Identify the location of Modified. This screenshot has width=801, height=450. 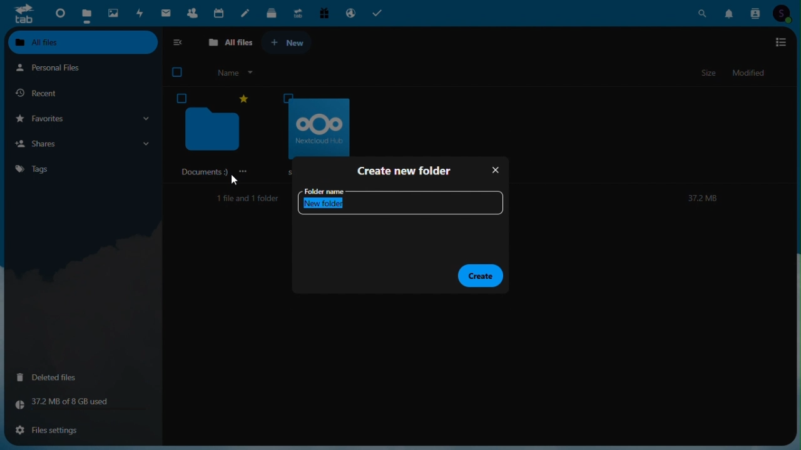
(757, 74).